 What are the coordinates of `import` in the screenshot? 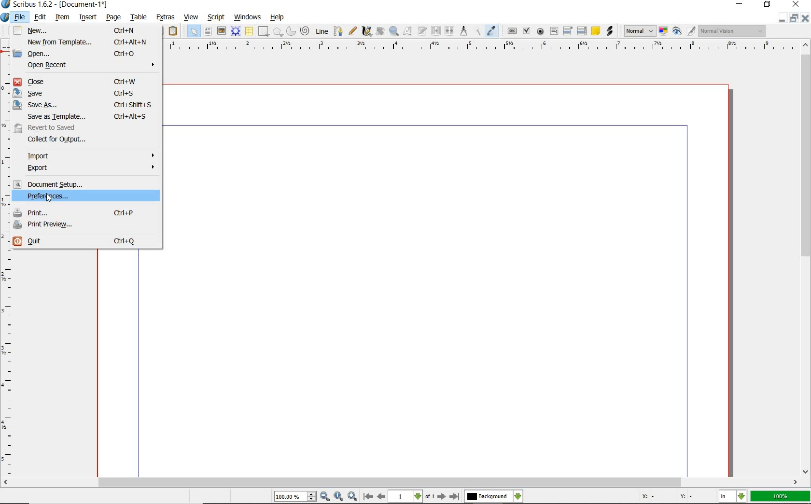 It's located at (92, 155).